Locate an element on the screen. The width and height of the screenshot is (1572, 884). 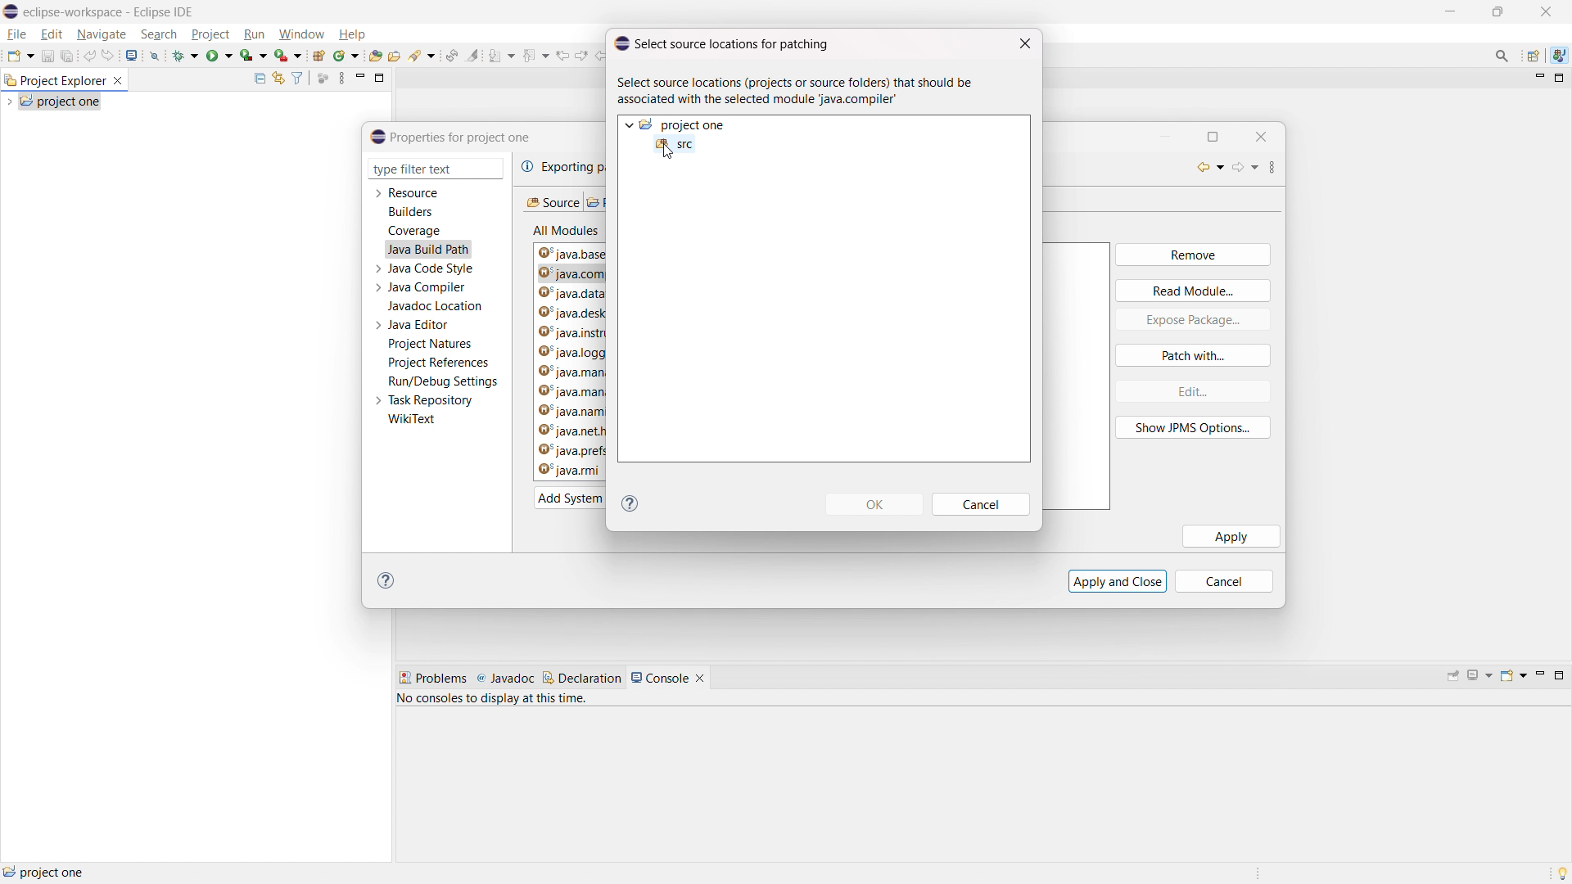
tip of the day is located at coordinates (1562, 873).